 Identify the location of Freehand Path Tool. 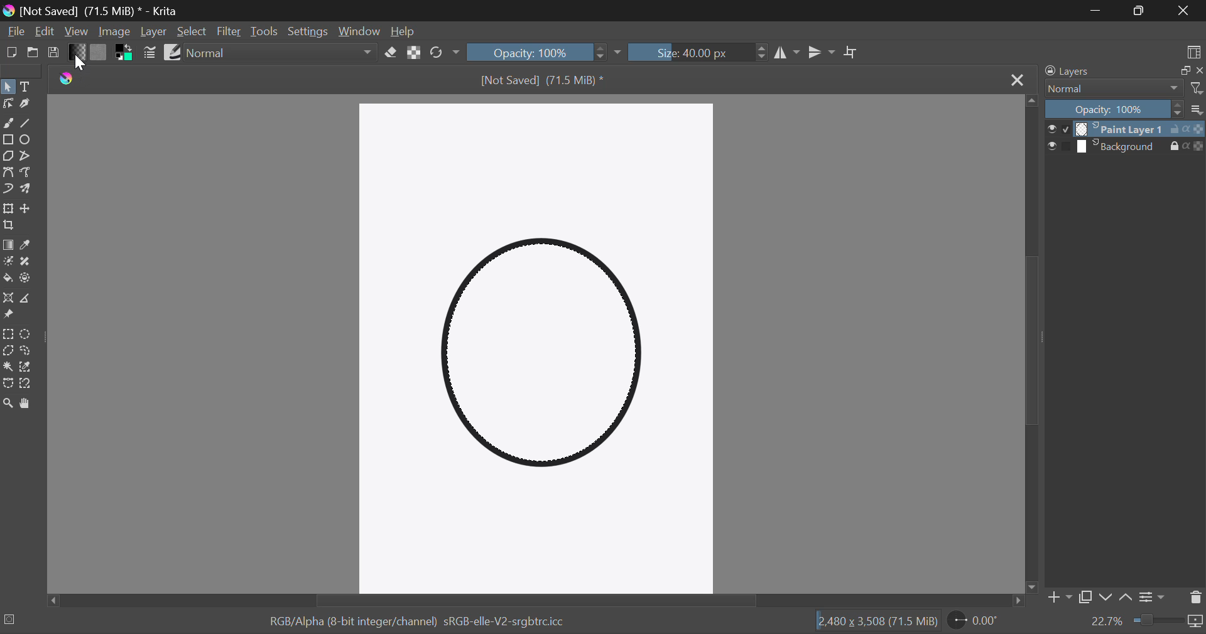
(28, 173).